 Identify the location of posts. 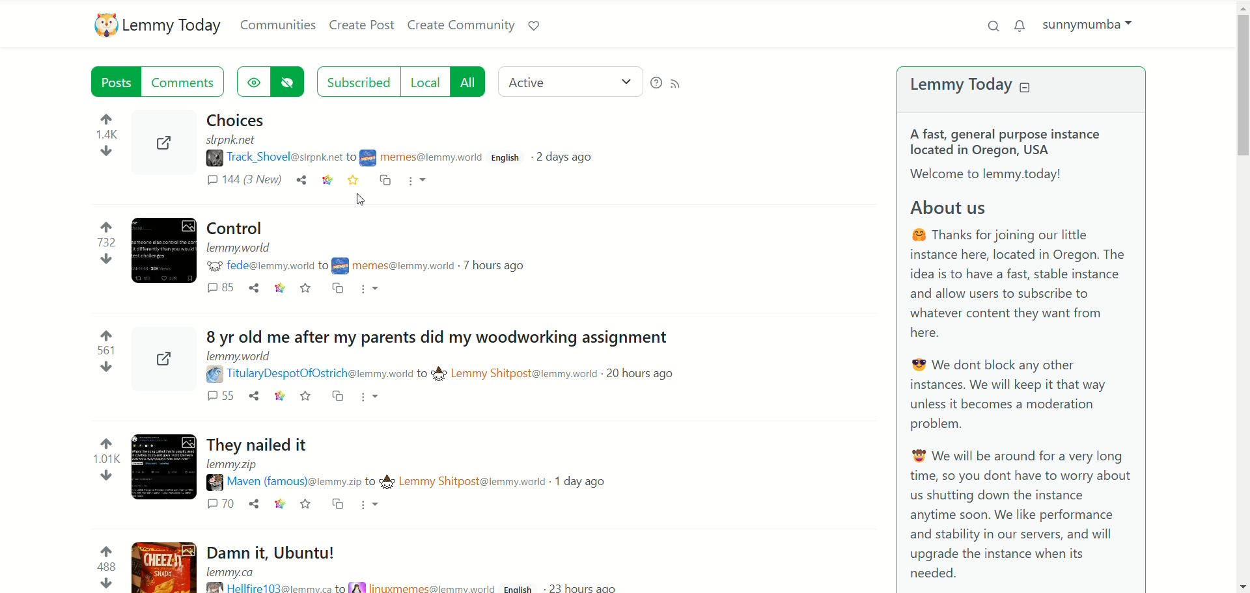
(115, 83).